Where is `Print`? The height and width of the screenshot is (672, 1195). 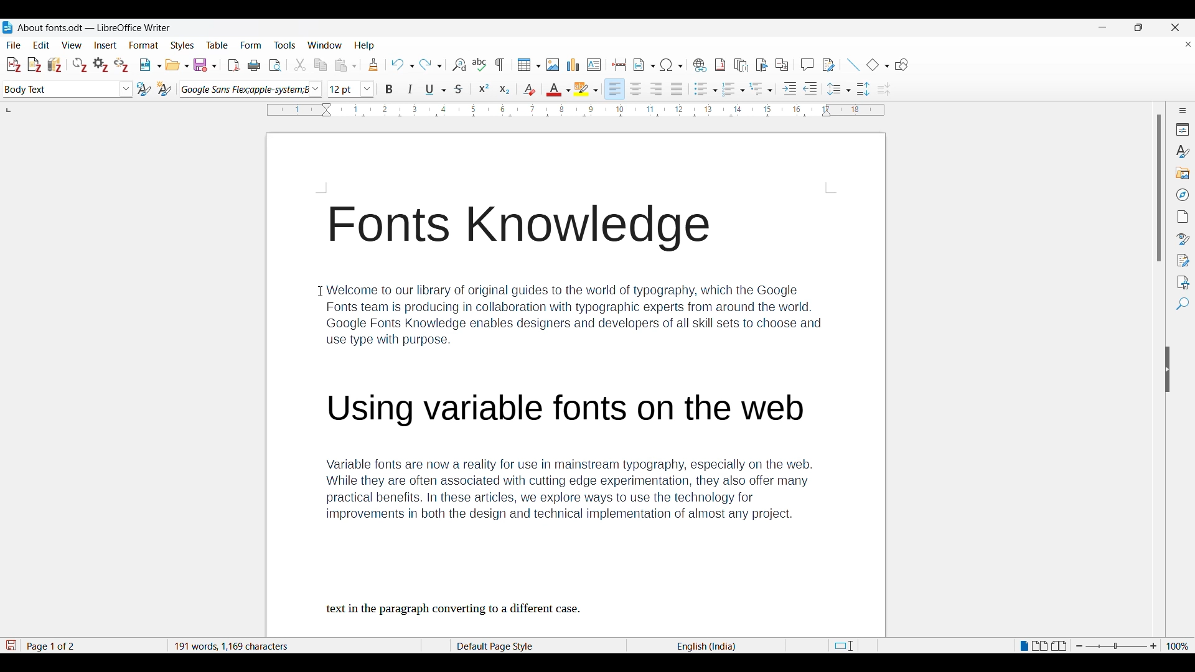 Print is located at coordinates (254, 65).